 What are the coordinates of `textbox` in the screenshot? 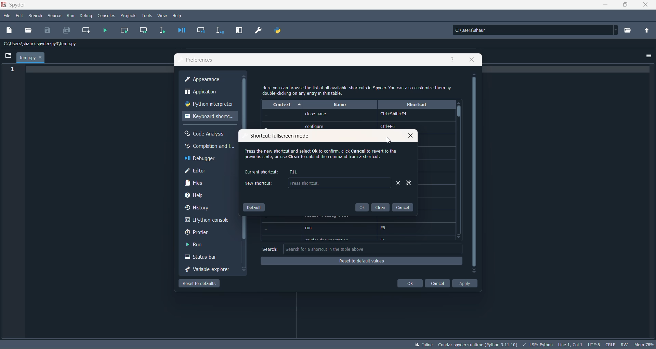 It's located at (339, 184).